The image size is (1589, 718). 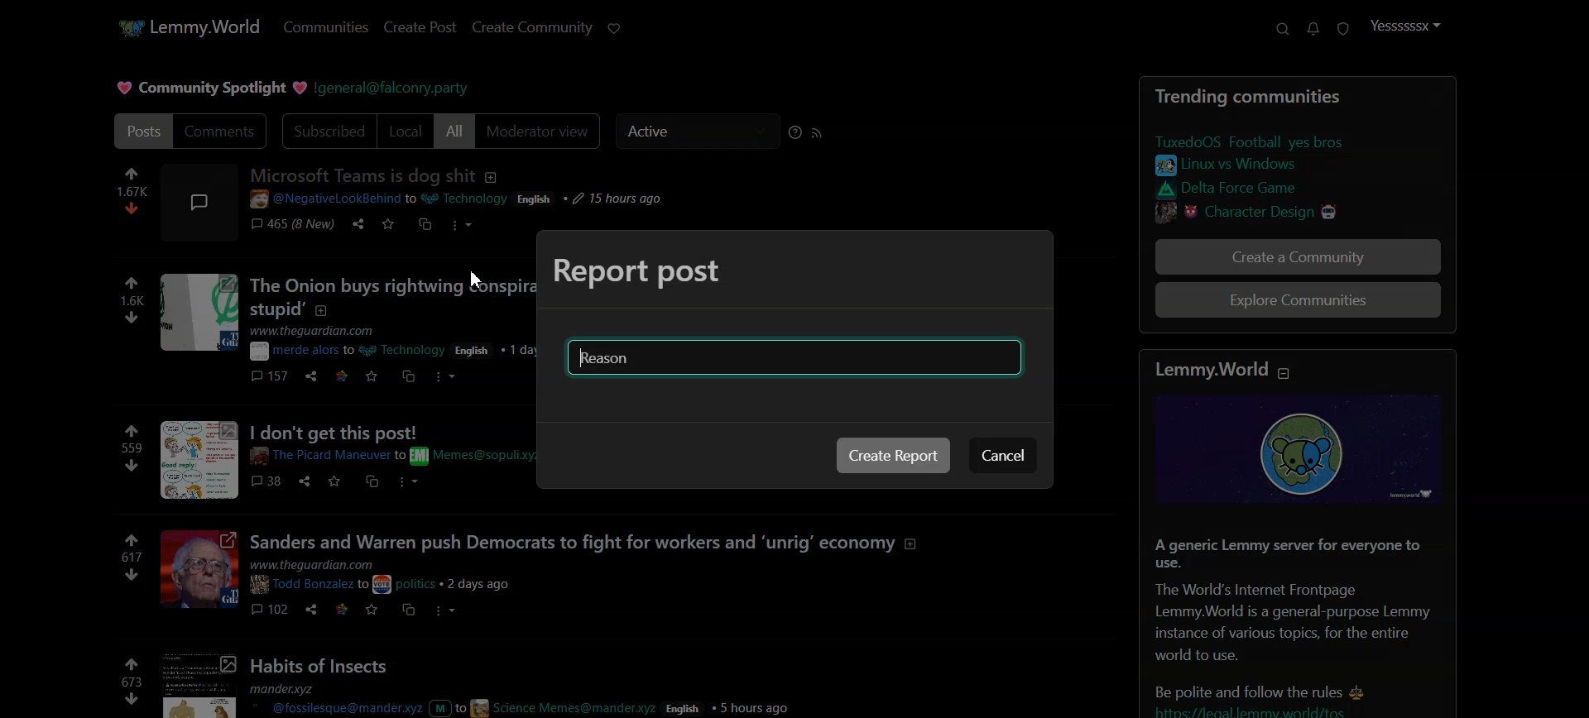 What do you see at coordinates (1578, 359) in the screenshot?
I see `Vertical scroll bar` at bounding box center [1578, 359].